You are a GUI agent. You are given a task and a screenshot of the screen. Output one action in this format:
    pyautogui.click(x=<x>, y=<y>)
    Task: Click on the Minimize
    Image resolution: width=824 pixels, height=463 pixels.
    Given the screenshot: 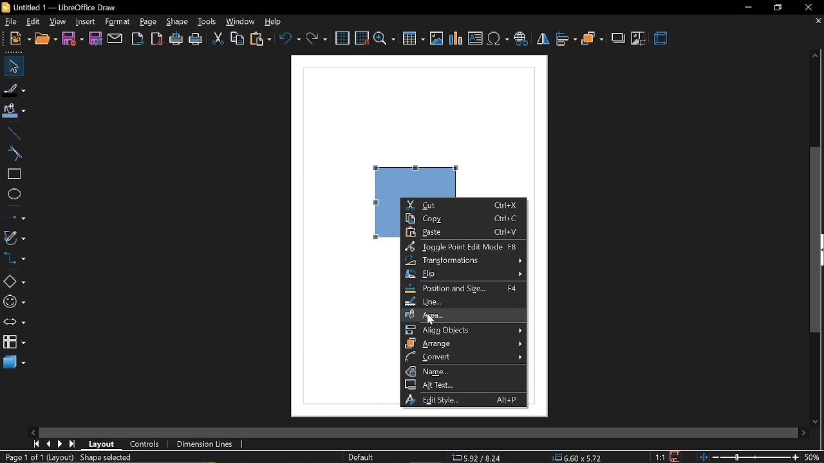 What is the action you would take?
    pyautogui.click(x=746, y=7)
    